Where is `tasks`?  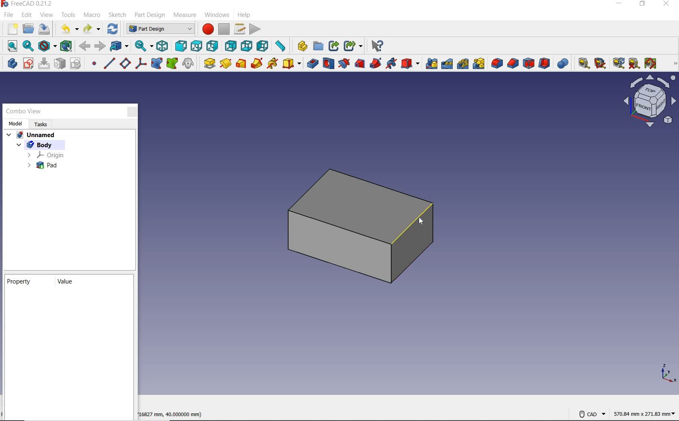 tasks is located at coordinates (42, 125).